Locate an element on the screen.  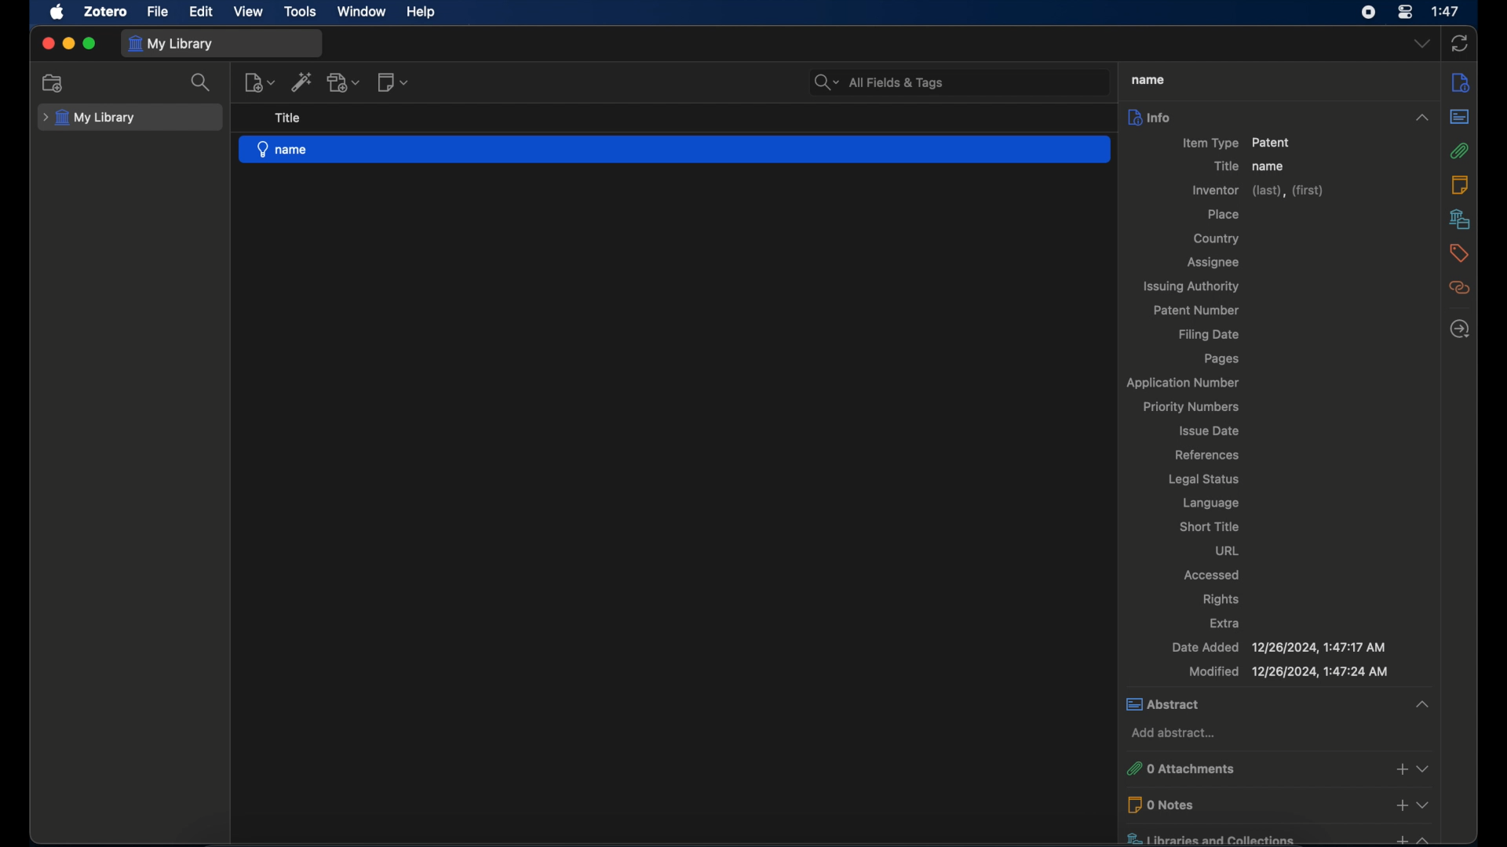
tags is located at coordinates (1459, 253).